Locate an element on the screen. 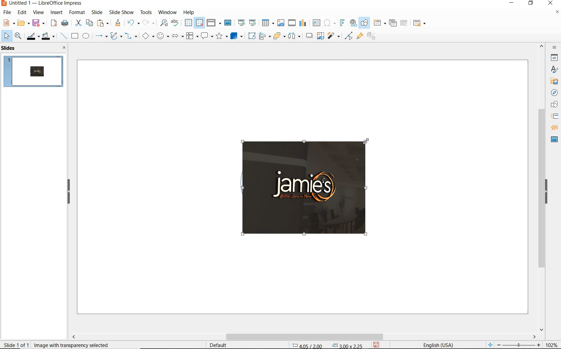 This screenshot has height=349, width=561. start from first/current slide is located at coordinates (247, 22).